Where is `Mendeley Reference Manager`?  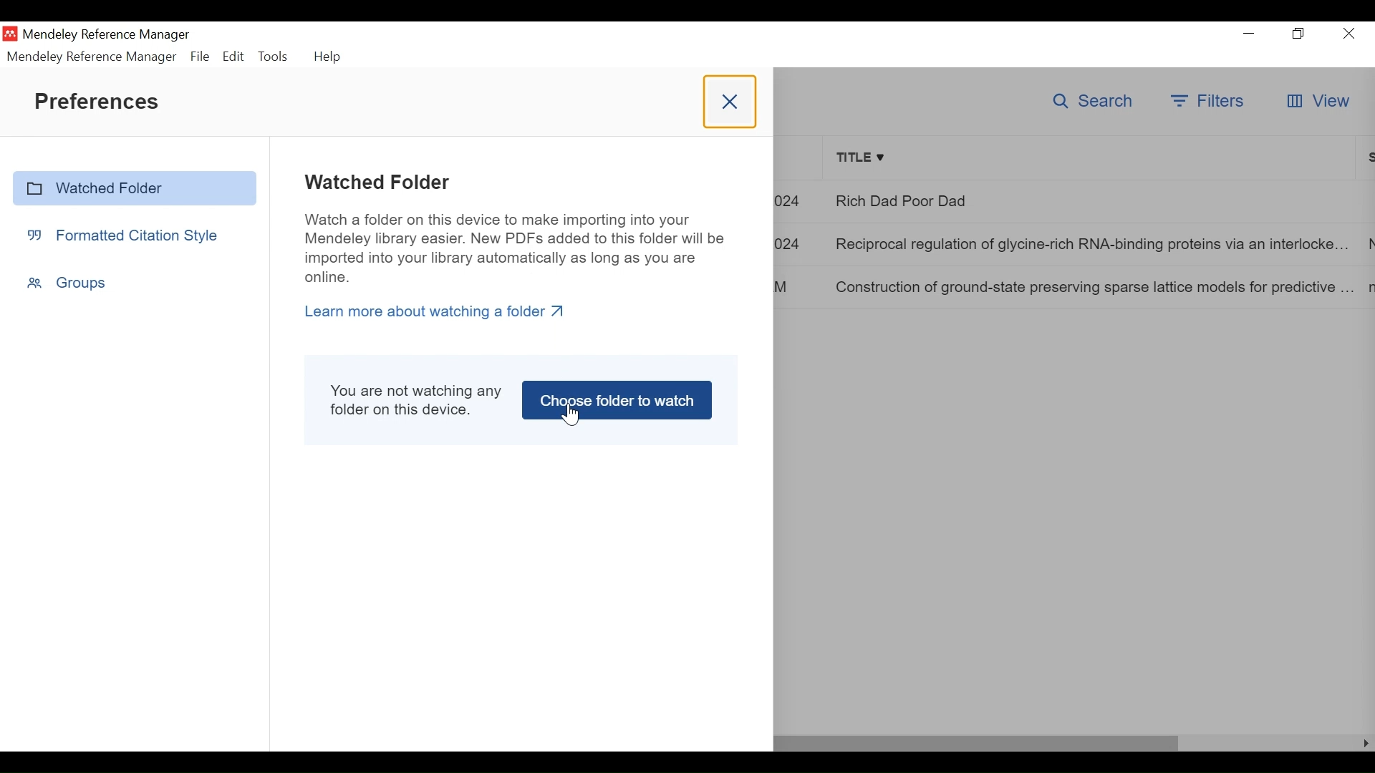 Mendeley Reference Manager is located at coordinates (114, 34).